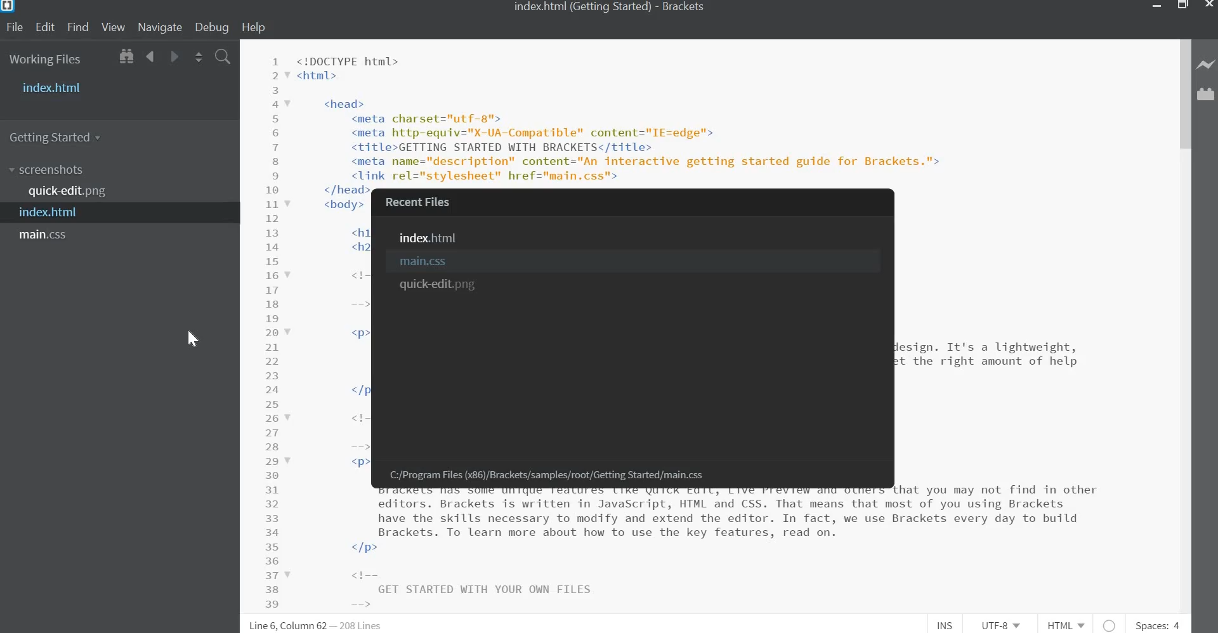 This screenshot has height=633, width=1218. Describe the element at coordinates (60, 136) in the screenshot. I see `Getting Started` at that location.